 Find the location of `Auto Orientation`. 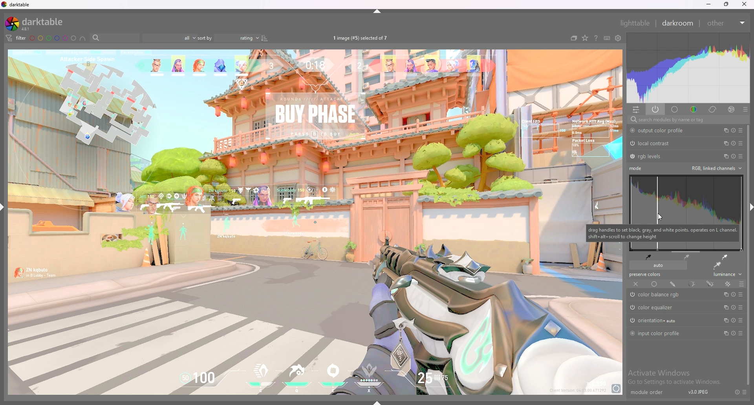

Auto Orientation is located at coordinates (657, 321).